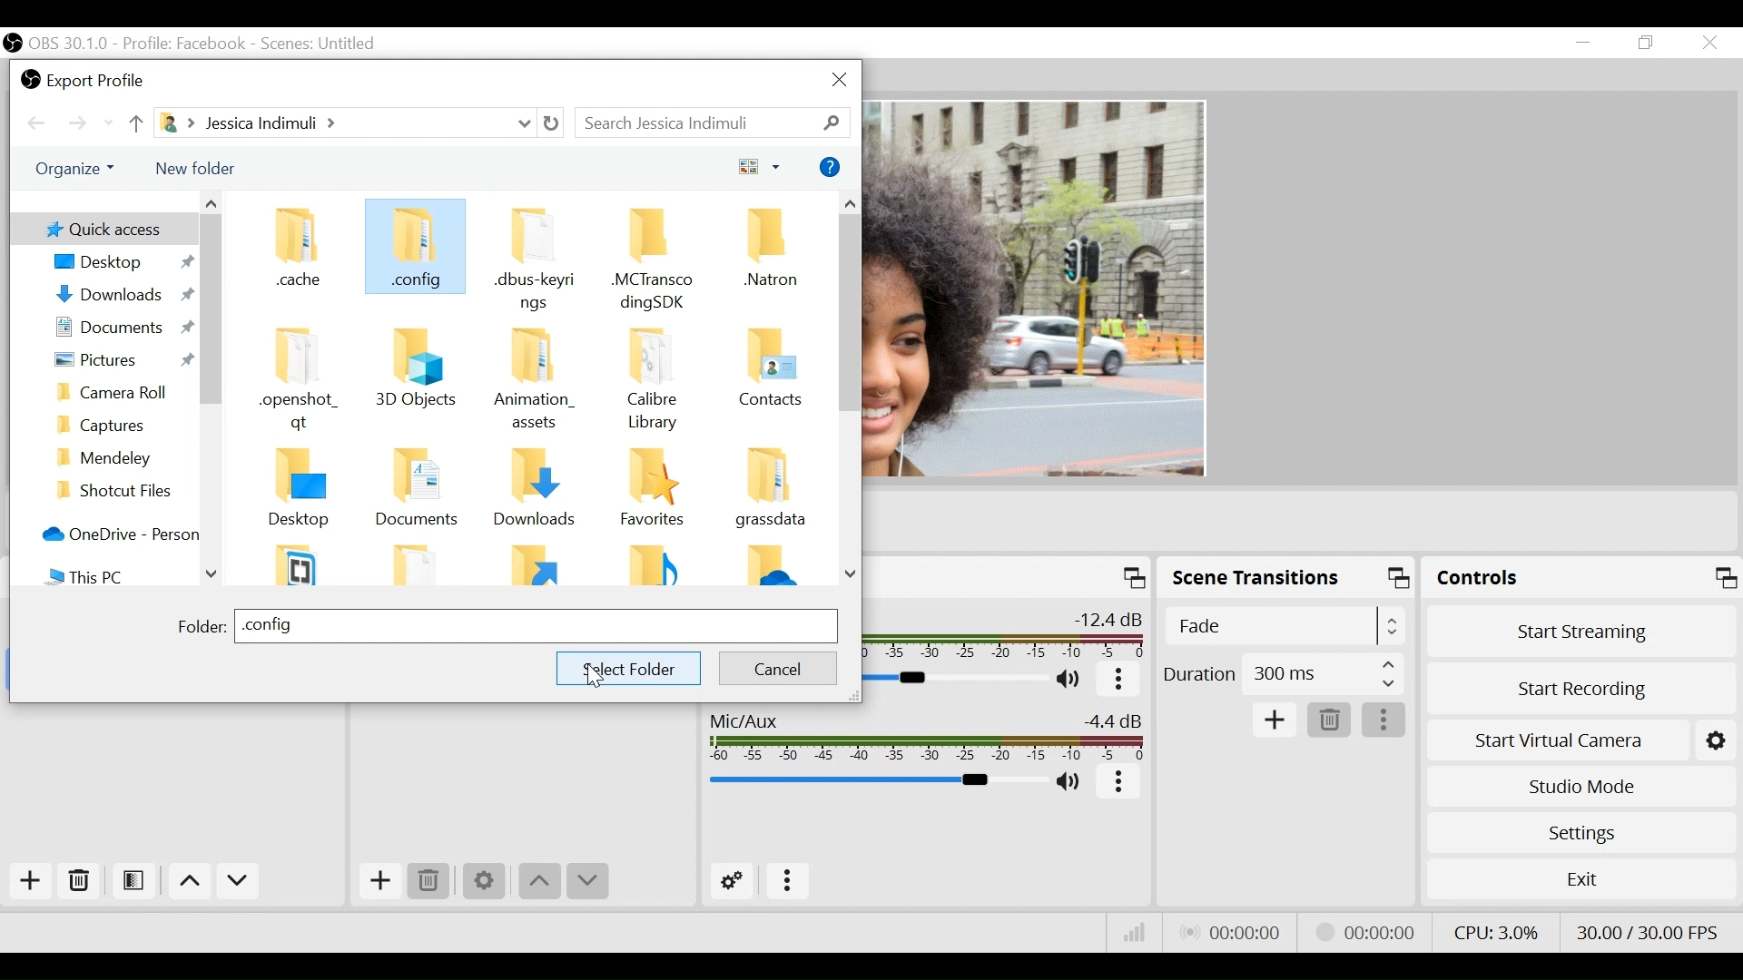 Image resolution: width=1743 pixels, height=980 pixels. I want to click on Folder, so click(655, 378).